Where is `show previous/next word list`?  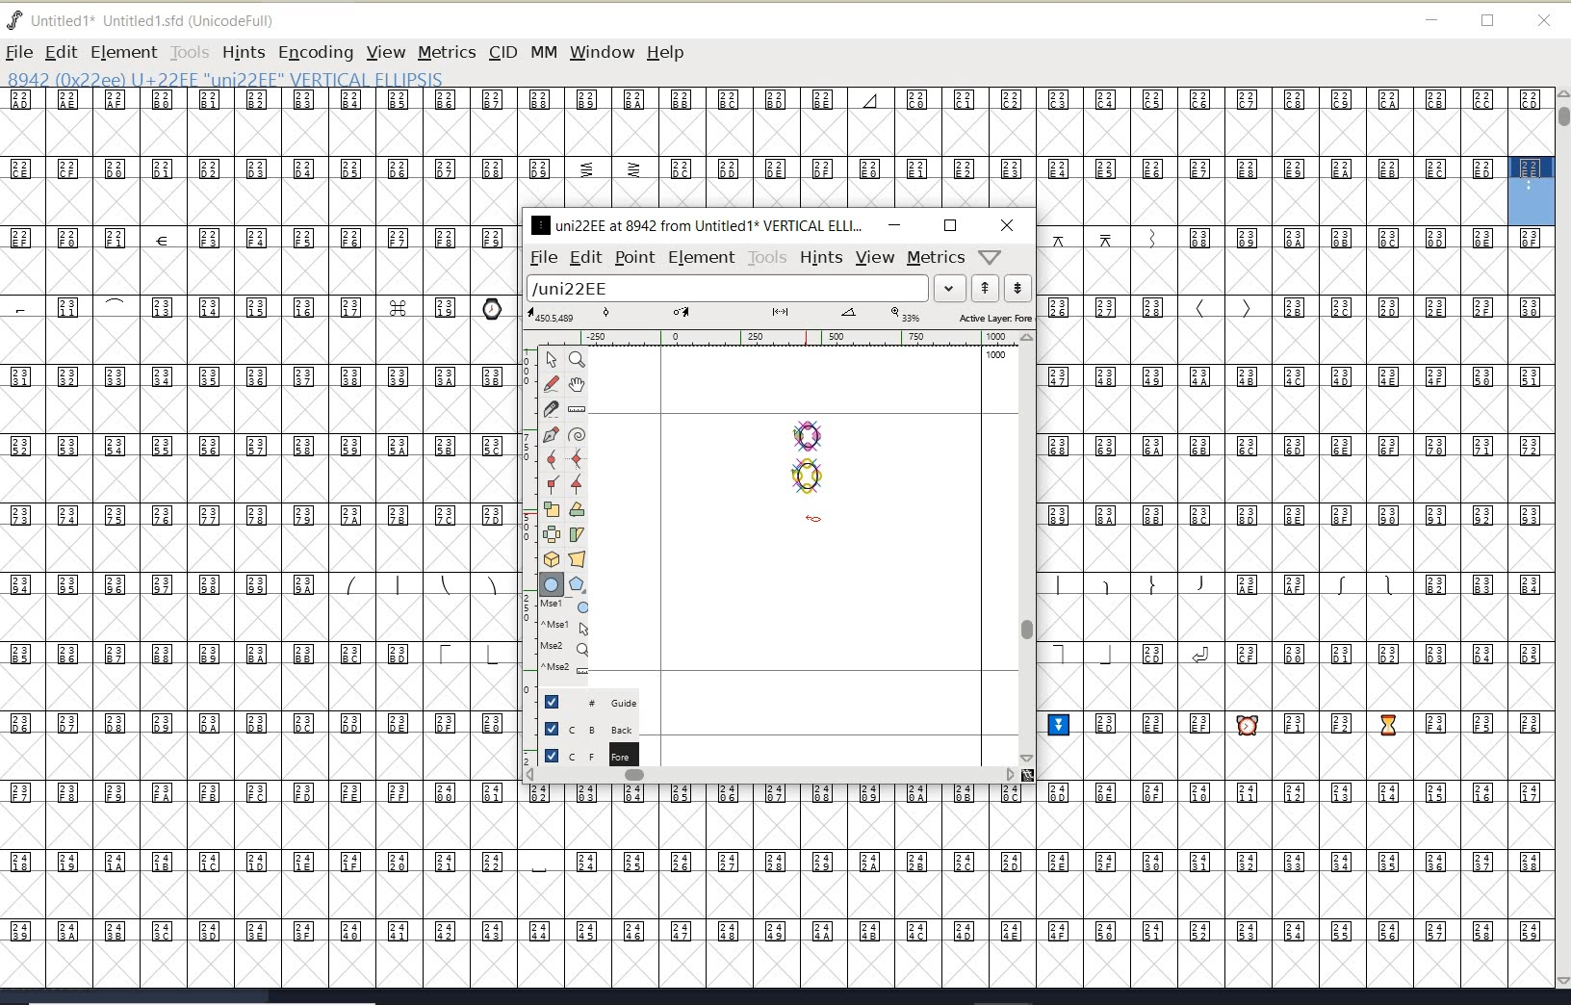 show previous/next word list is located at coordinates (1003, 290).